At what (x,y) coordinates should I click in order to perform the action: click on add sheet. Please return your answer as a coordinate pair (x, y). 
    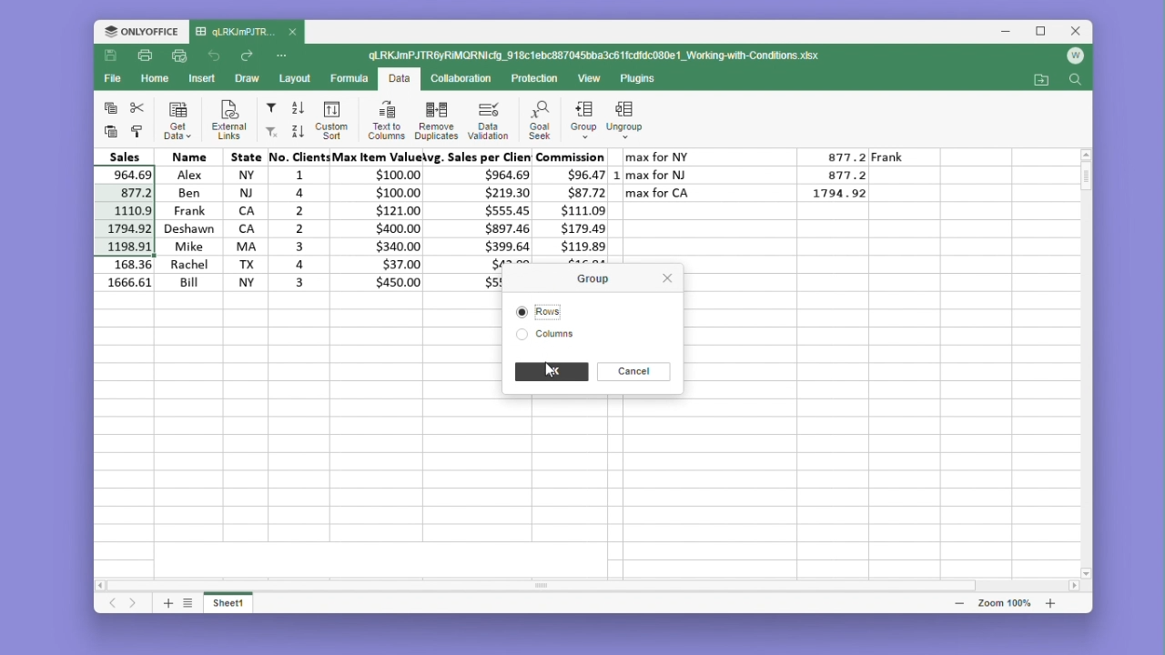
    Looking at the image, I should click on (167, 602).